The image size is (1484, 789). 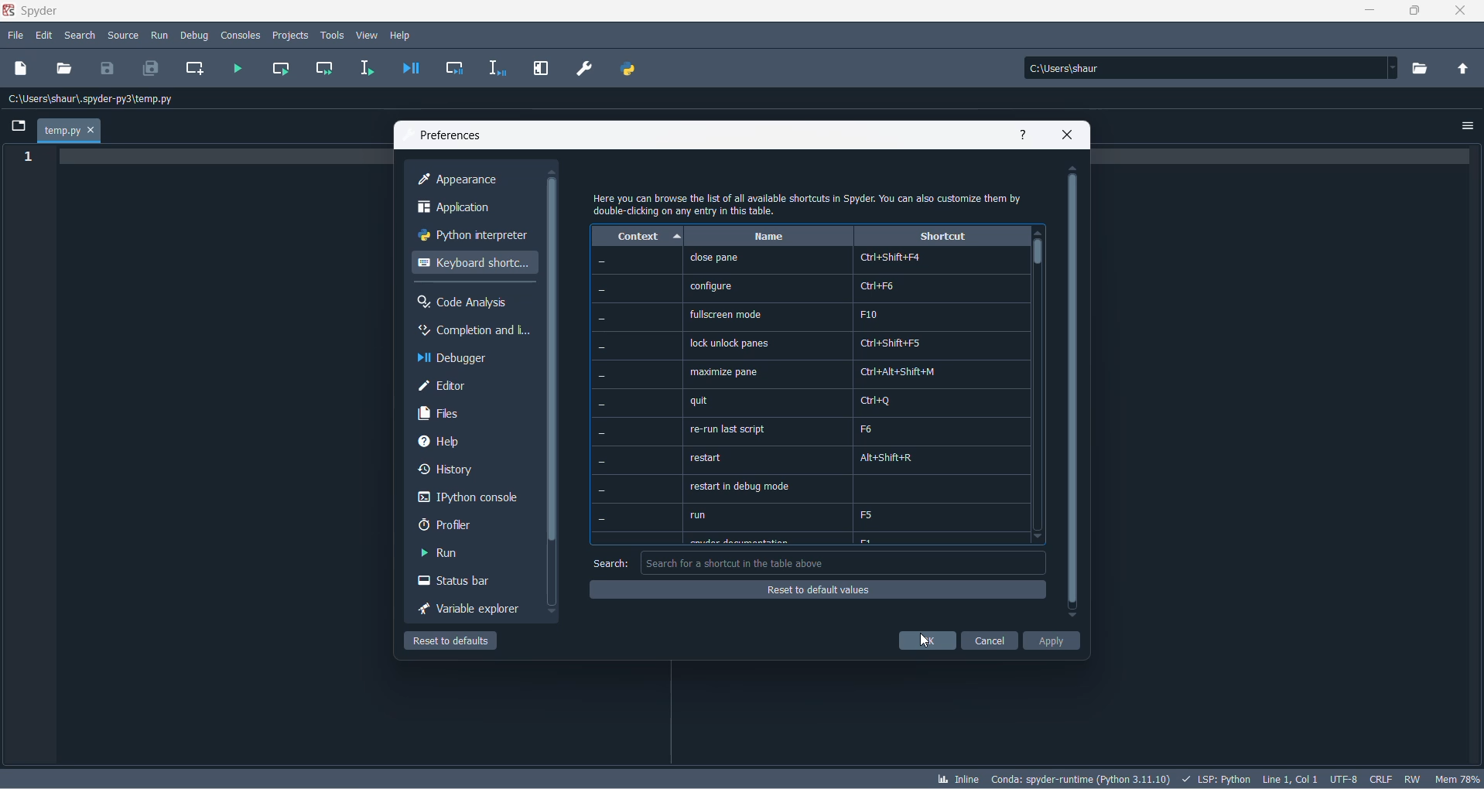 What do you see at coordinates (1397, 68) in the screenshot?
I see `path dropdown` at bounding box center [1397, 68].